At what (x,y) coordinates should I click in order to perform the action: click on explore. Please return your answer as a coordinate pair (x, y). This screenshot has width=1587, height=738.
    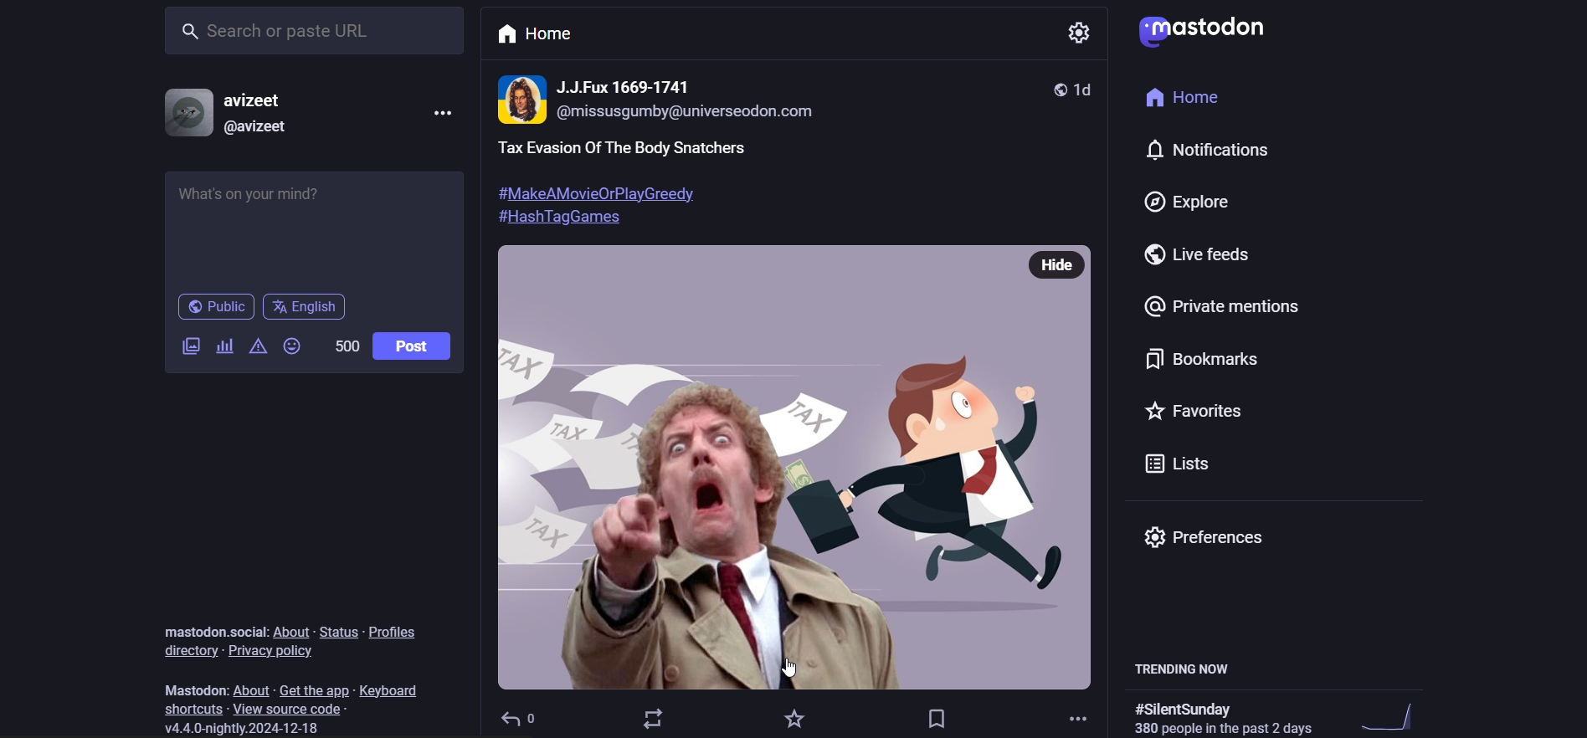
    Looking at the image, I should click on (1185, 196).